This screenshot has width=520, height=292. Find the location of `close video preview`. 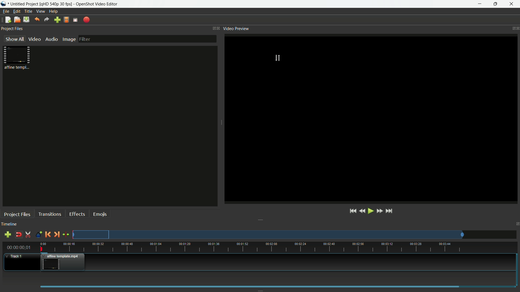

close video preview is located at coordinates (517, 28).